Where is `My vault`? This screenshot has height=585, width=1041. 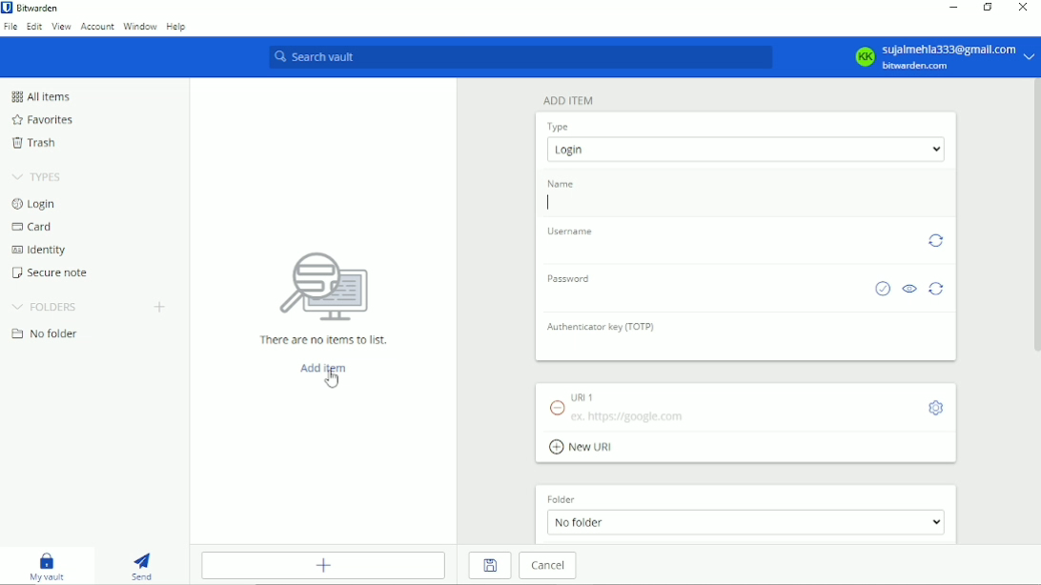
My vault is located at coordinates (47, 566).